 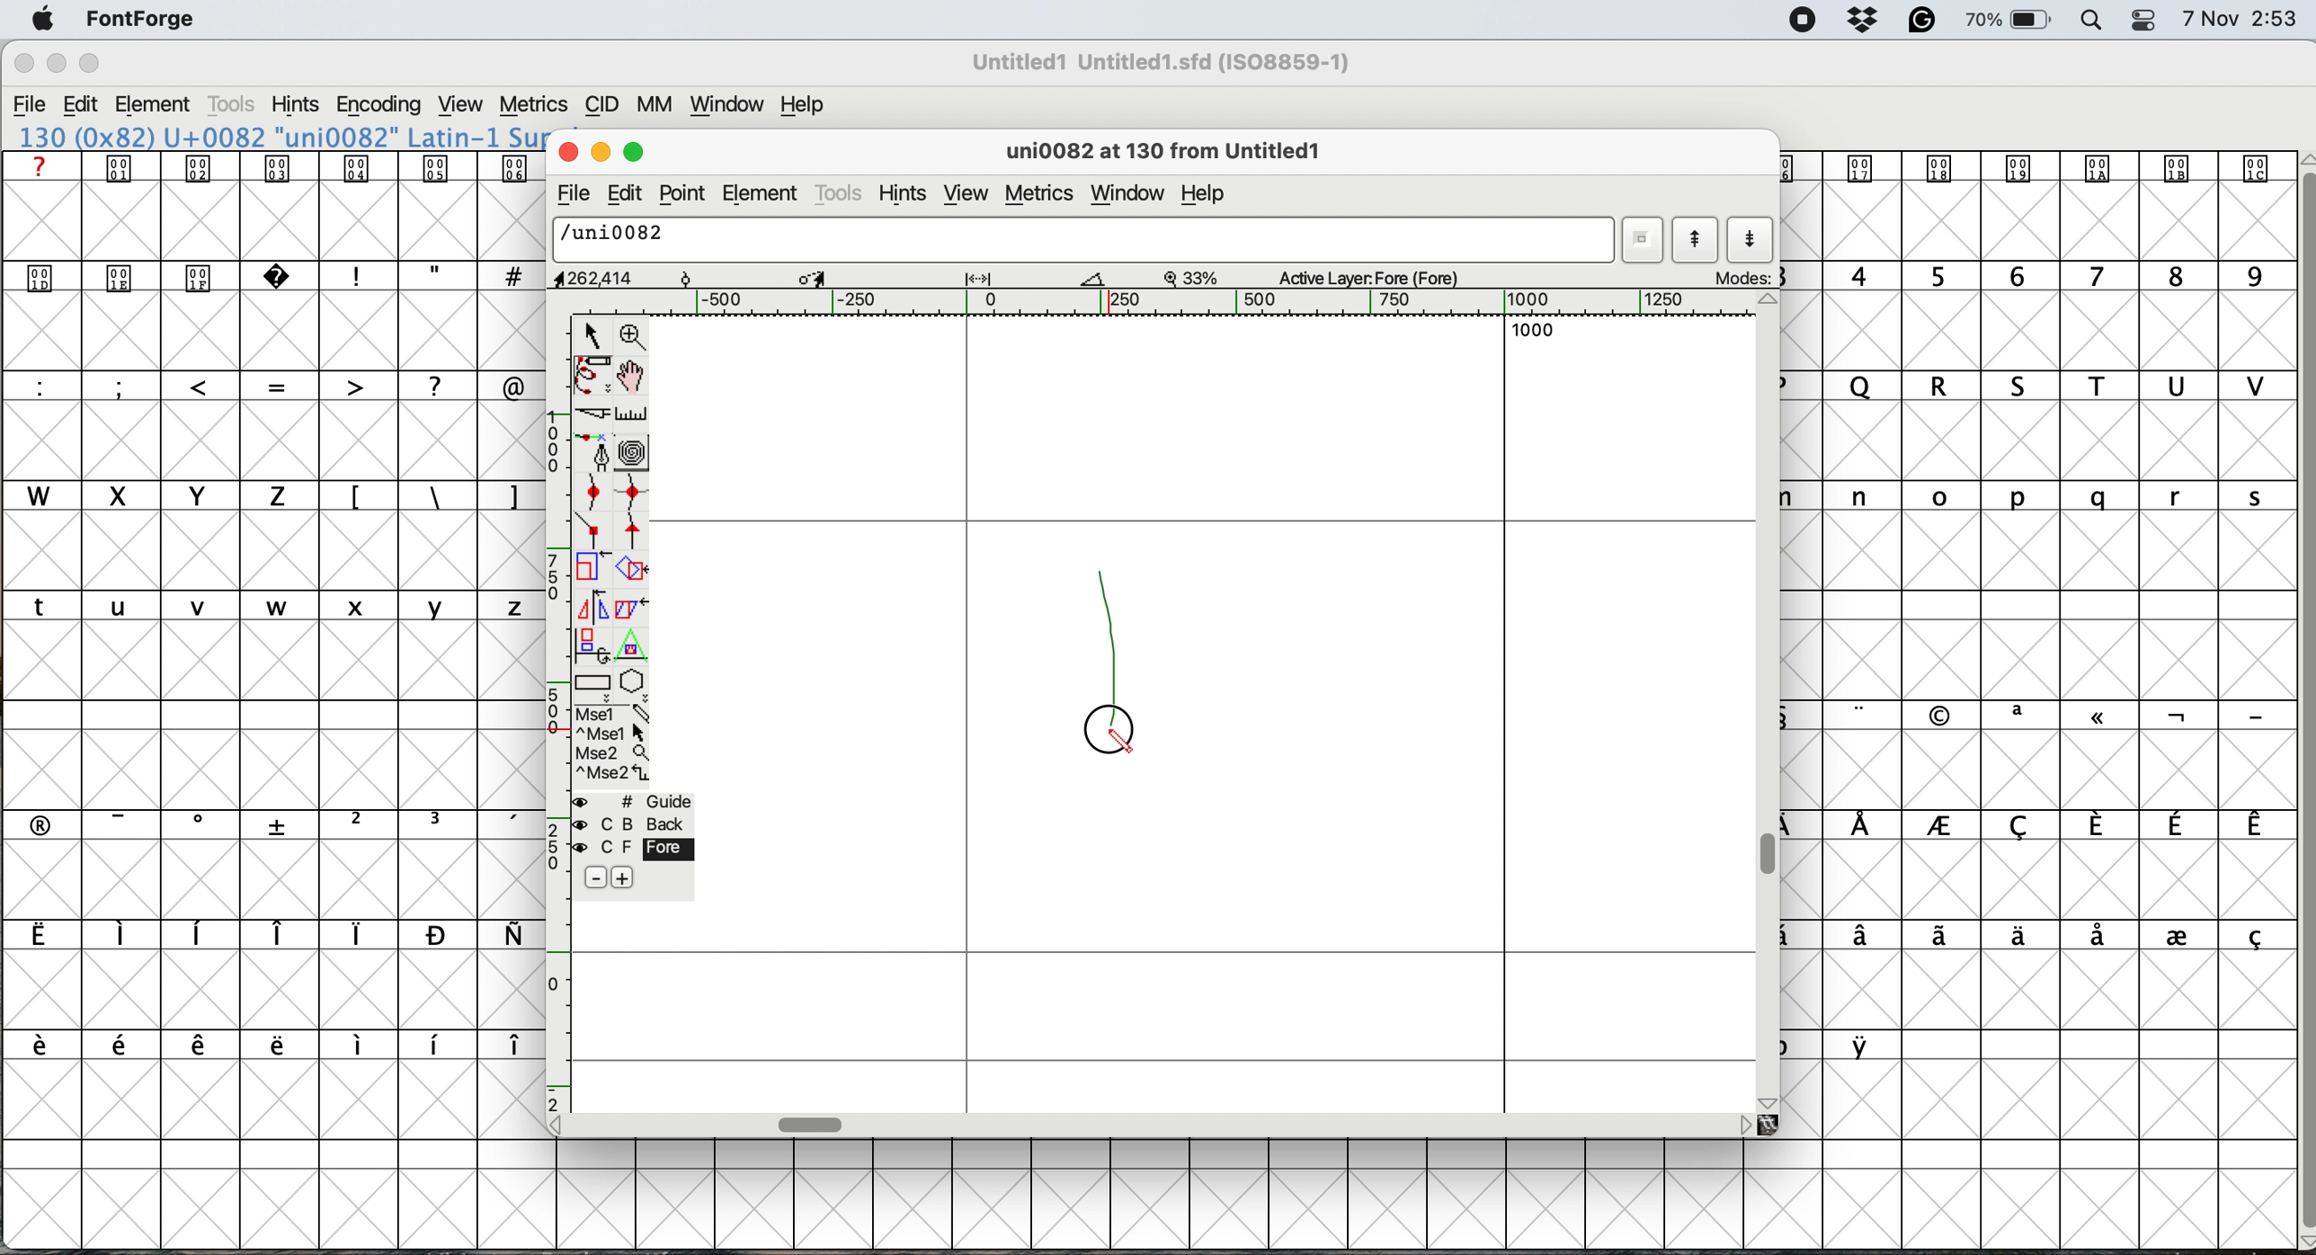 What do you see at coordinates (297, 106) in the screenshot?
I see `hints` at bounding box center [297, 106].